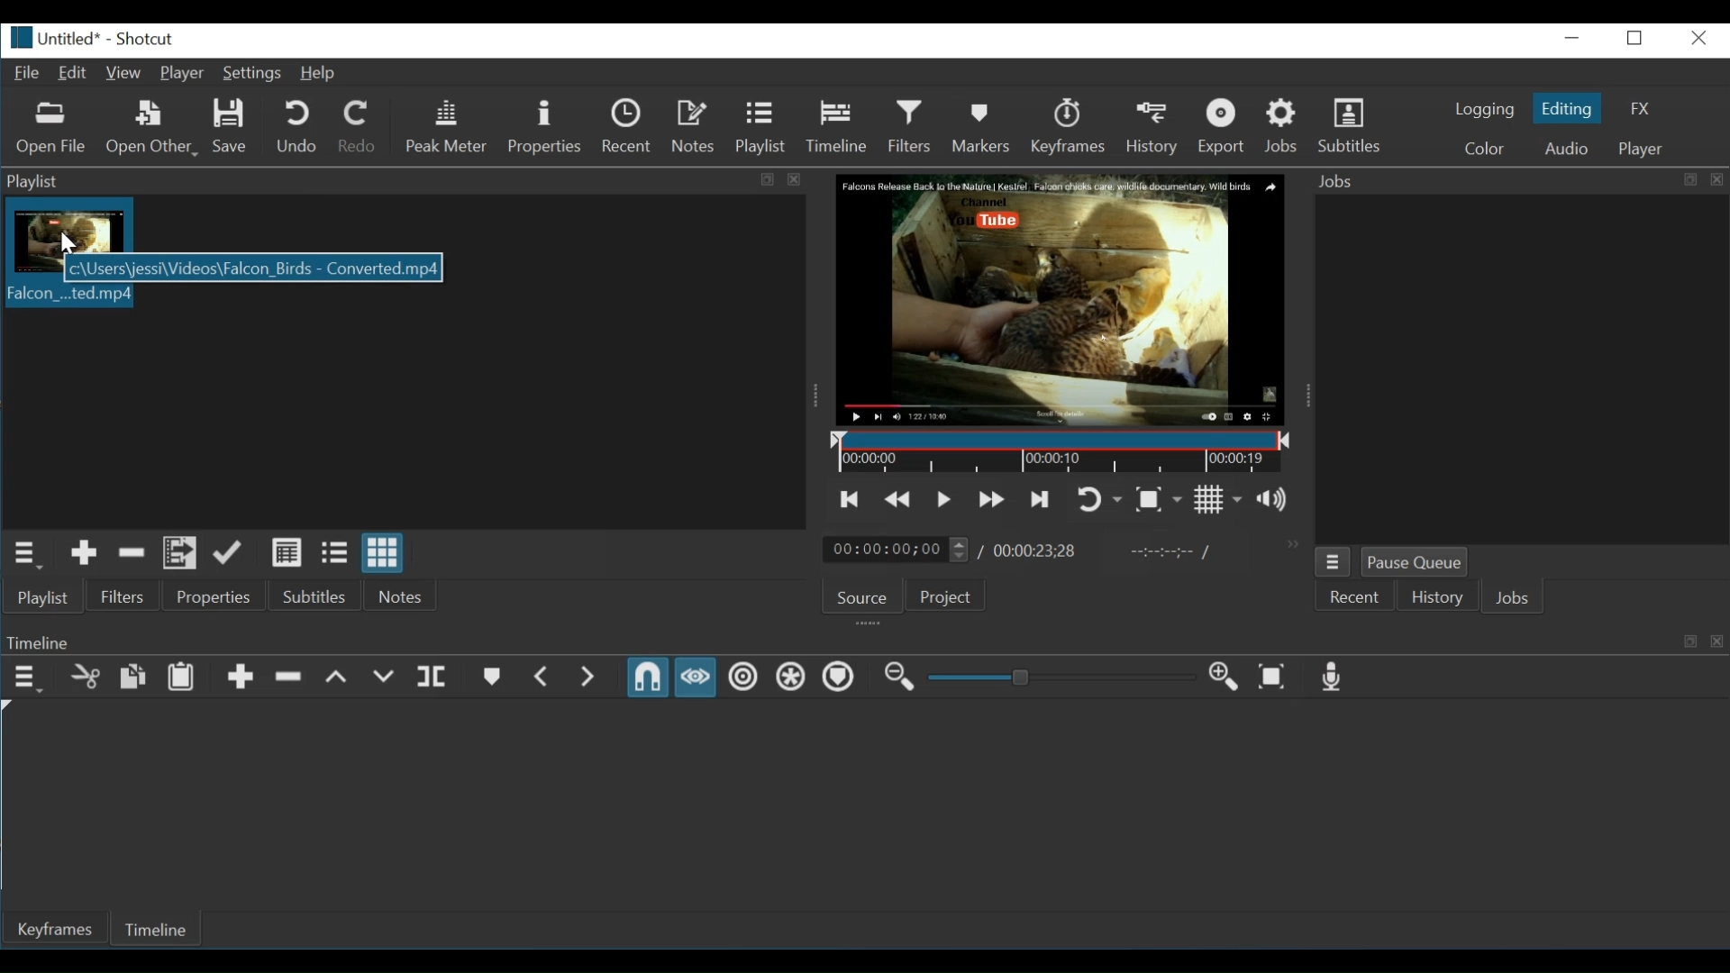  I want to click on Clip thumbnail, so click(66, 224).